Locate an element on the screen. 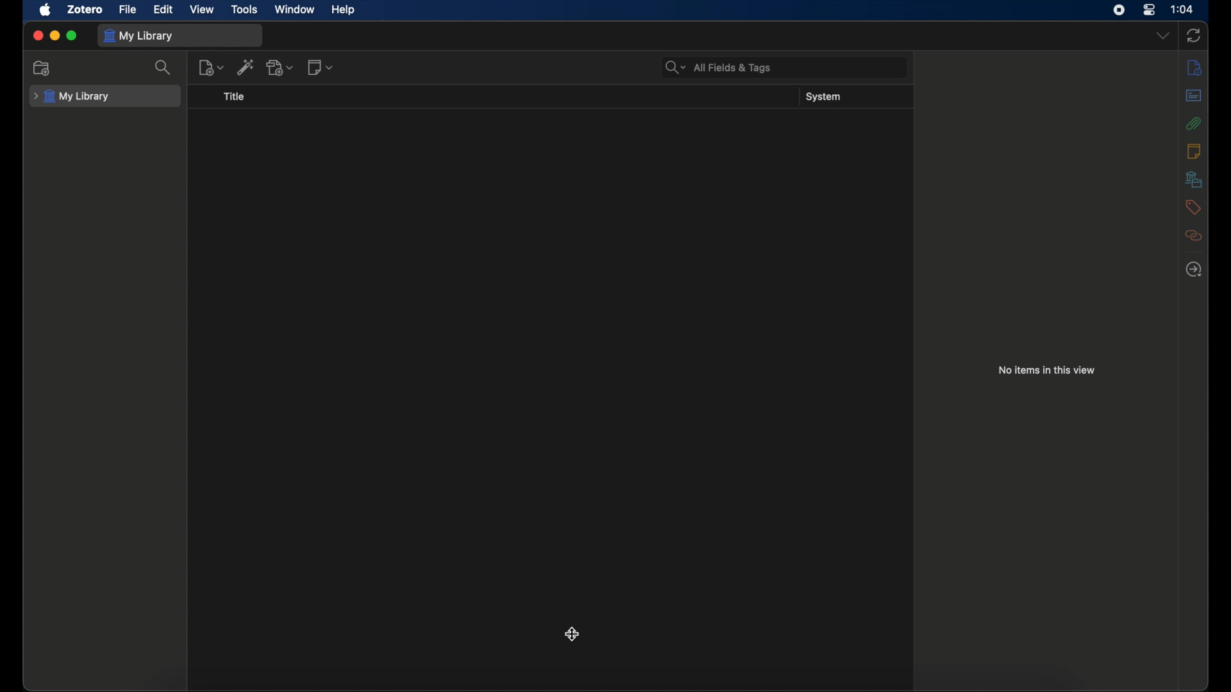 This screenshot has width=1231, height=692. help is located at coordinates (343, 10).